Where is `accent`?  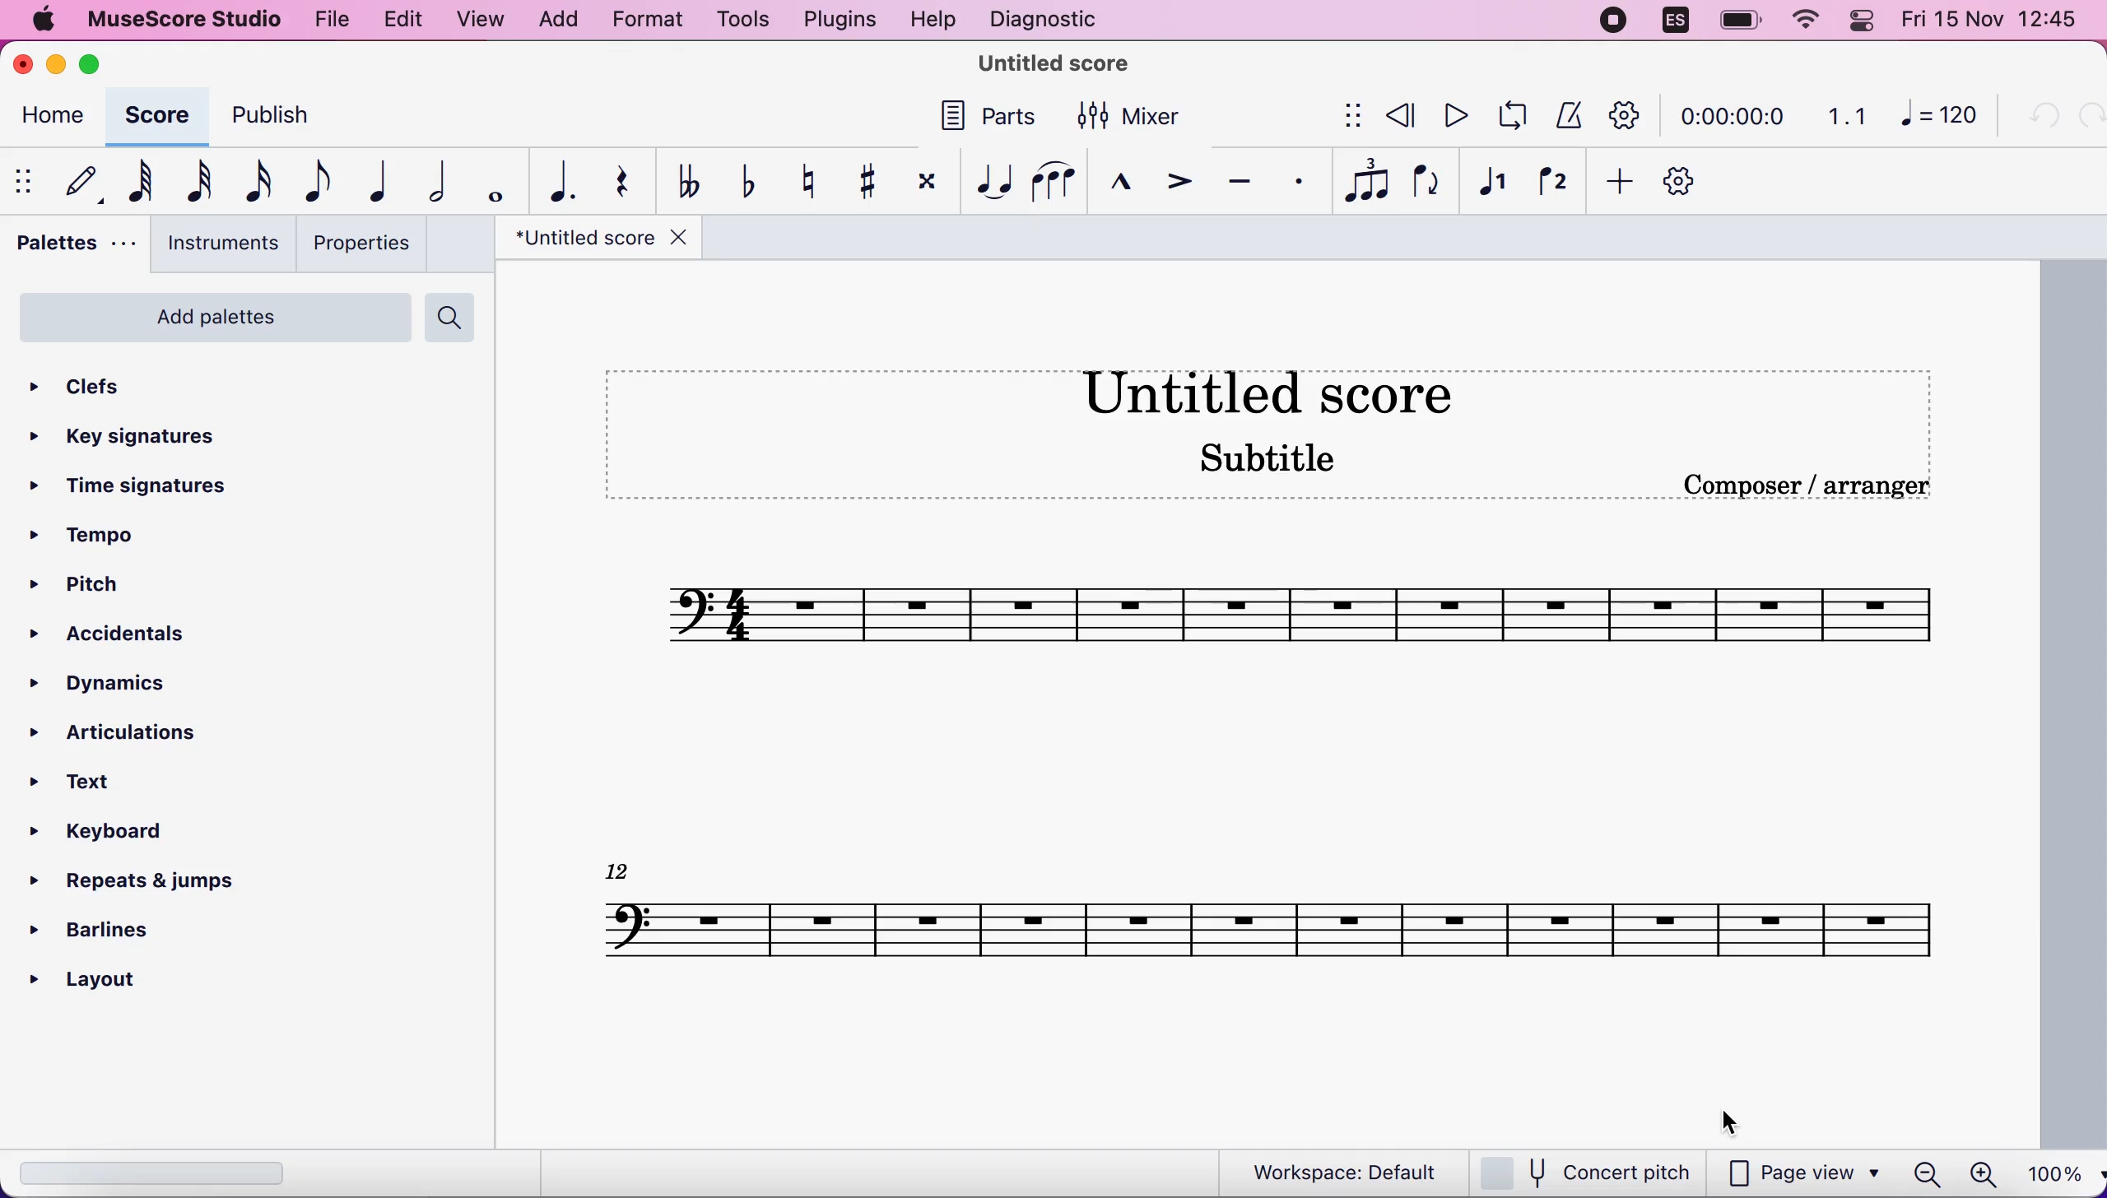
accent is located at coordinates (1174, 176).